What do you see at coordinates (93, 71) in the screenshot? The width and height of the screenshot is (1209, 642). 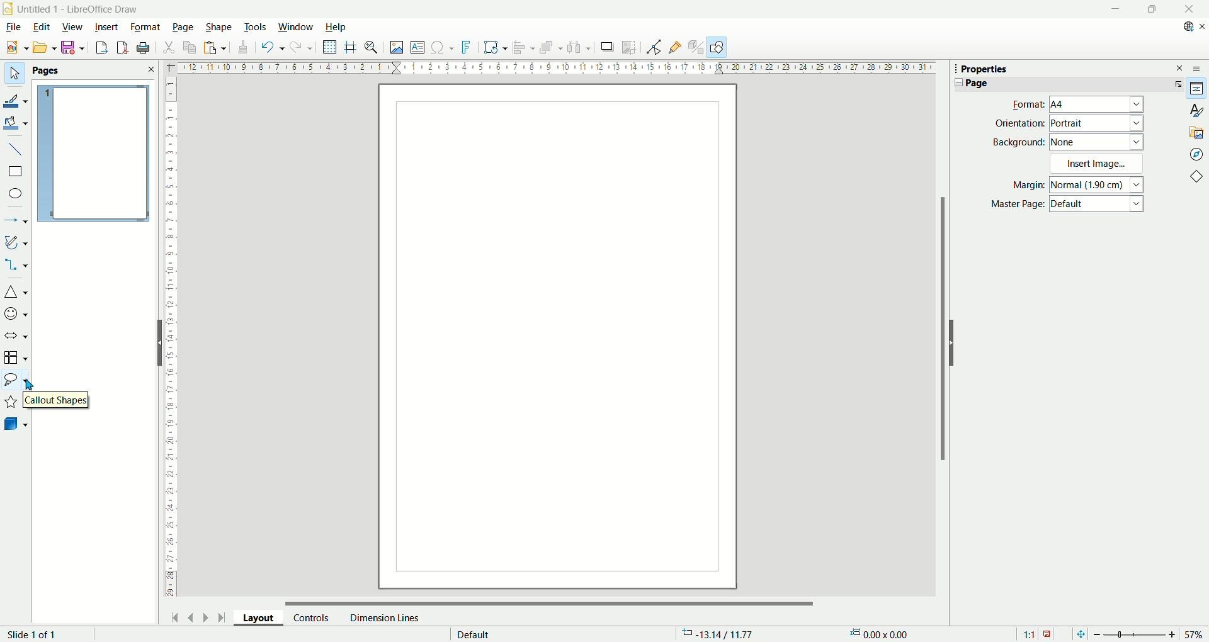 I see `pages` at bounding box center [93, 71].